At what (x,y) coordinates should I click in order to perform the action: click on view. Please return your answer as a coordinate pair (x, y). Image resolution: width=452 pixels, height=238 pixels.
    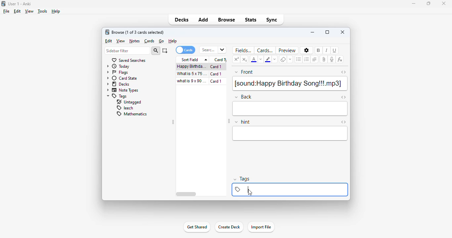
    Looking at the image, I should click on (29, 11).